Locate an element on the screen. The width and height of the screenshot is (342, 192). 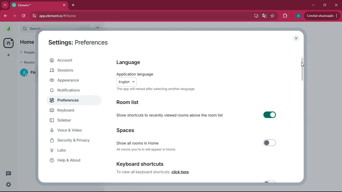
scroll bar  is located at coordinates (303, 68).